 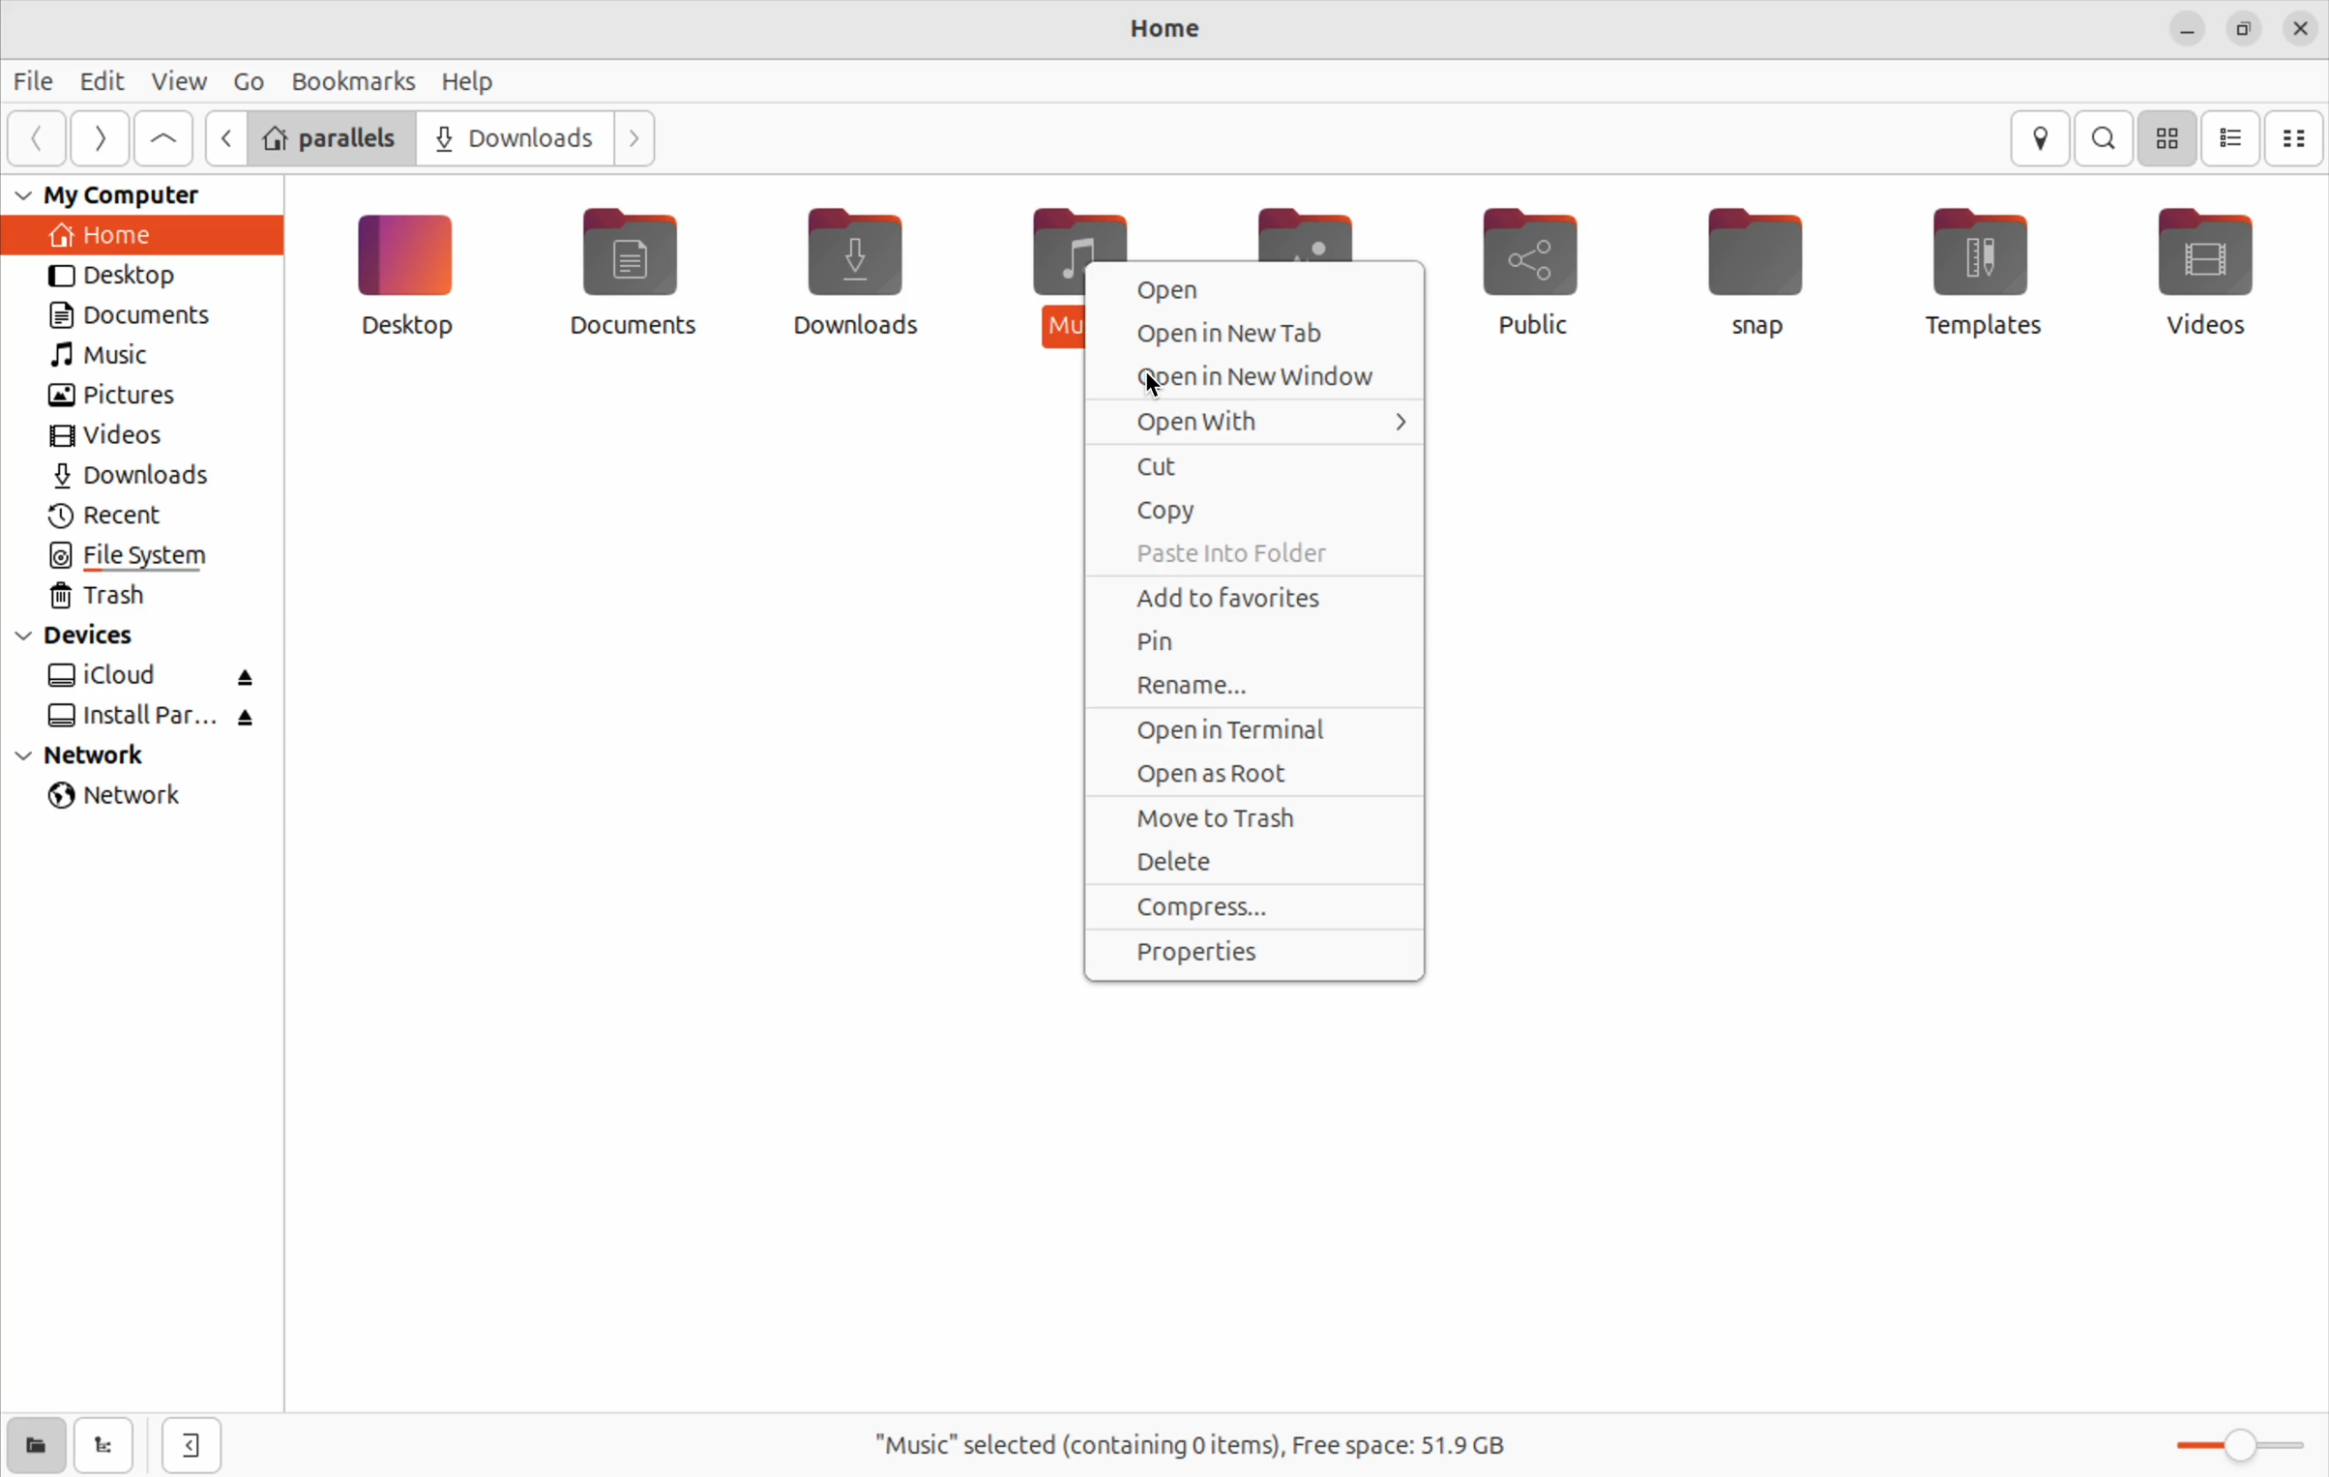 What do you see at coordinates (1259, 861) in the screenshot?
I see `delete` at bounding box center [1259, 861].